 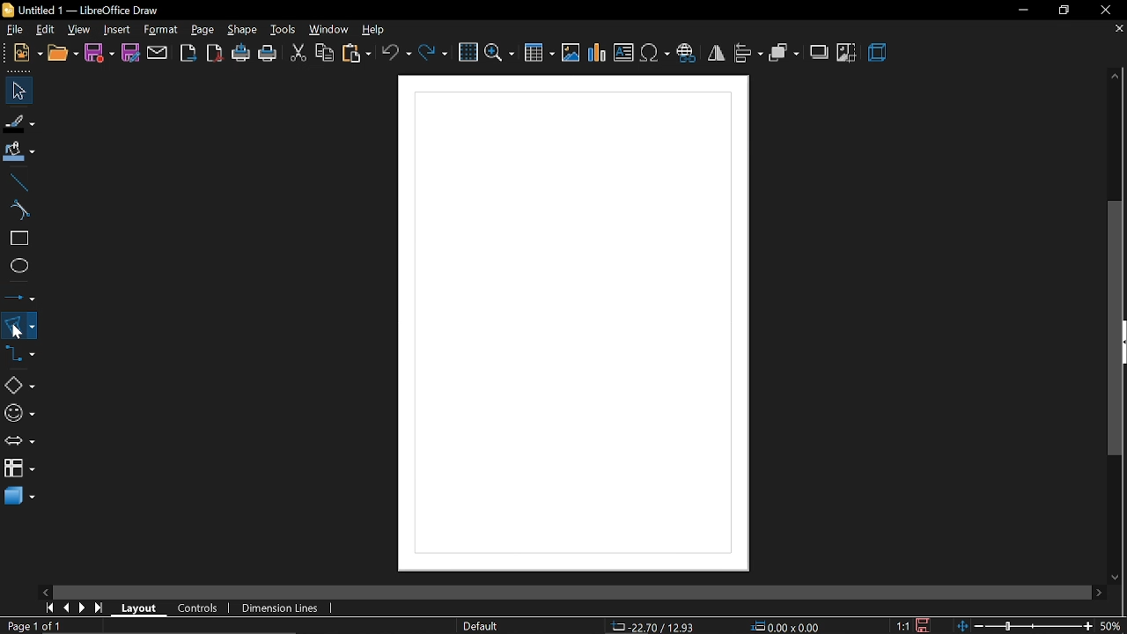 I want to click on copy, so click(x=322, y=53).